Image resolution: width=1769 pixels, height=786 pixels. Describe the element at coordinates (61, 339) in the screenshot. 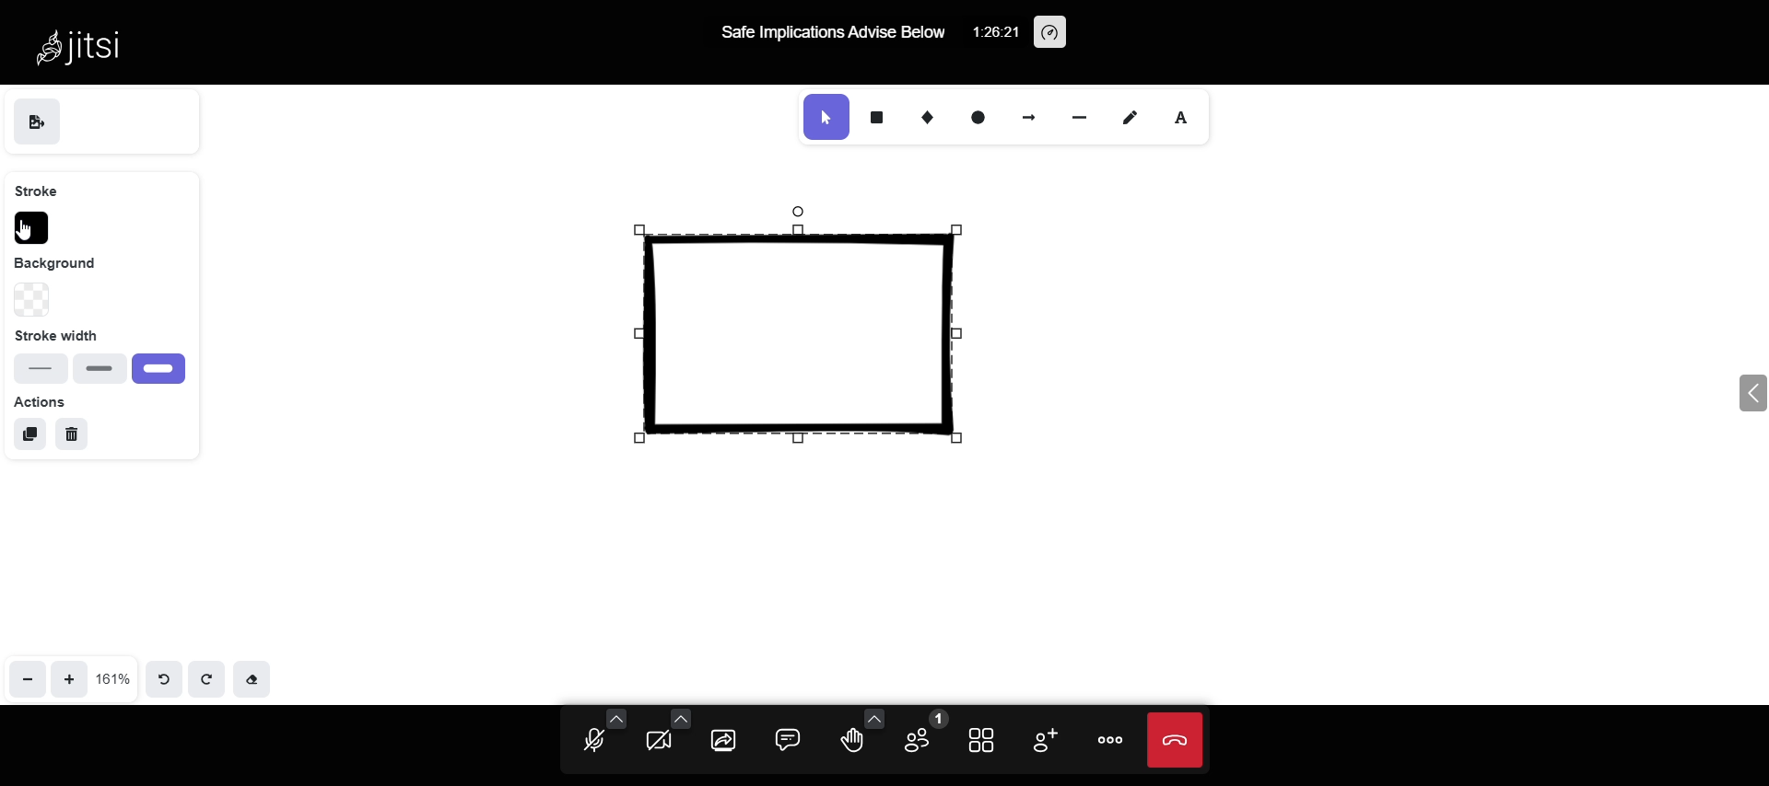

I see `Stroke width` at that location.